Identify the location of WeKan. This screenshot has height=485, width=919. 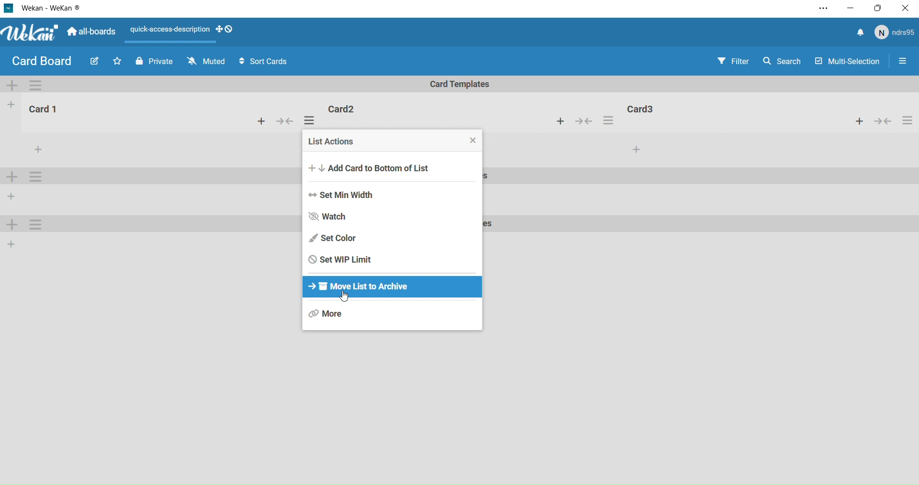
(44, 8).